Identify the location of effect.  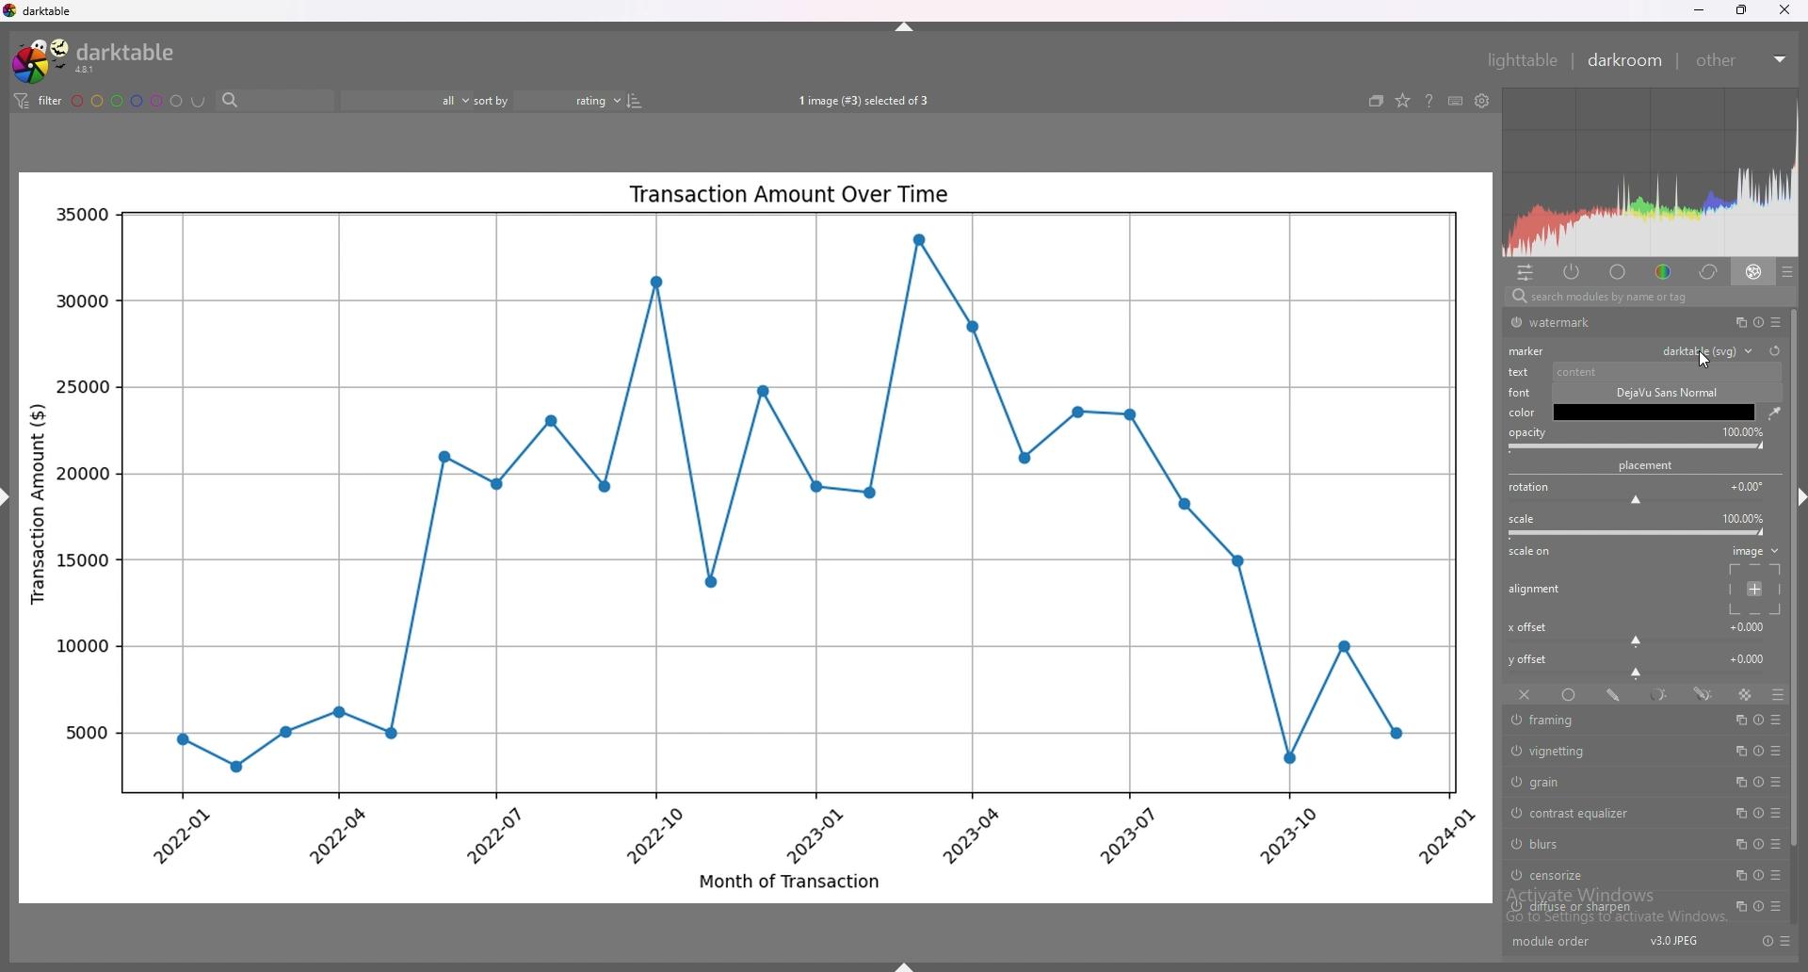
(1754, 272).